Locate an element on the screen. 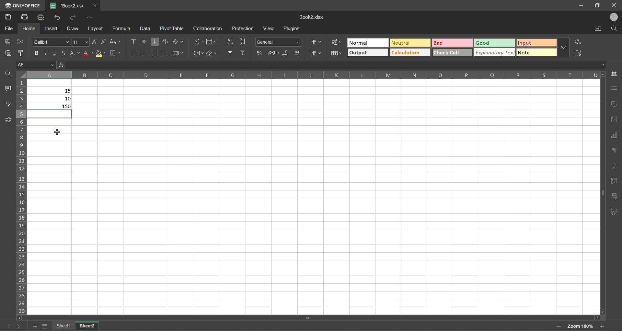 This screenshot has height=331, width=622. find is located at coordinates (9, 73).